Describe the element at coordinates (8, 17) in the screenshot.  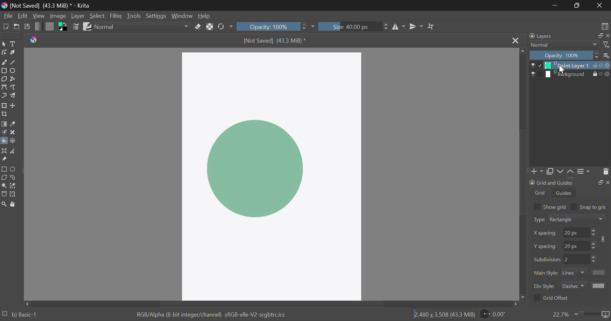
I see `File` at that location.